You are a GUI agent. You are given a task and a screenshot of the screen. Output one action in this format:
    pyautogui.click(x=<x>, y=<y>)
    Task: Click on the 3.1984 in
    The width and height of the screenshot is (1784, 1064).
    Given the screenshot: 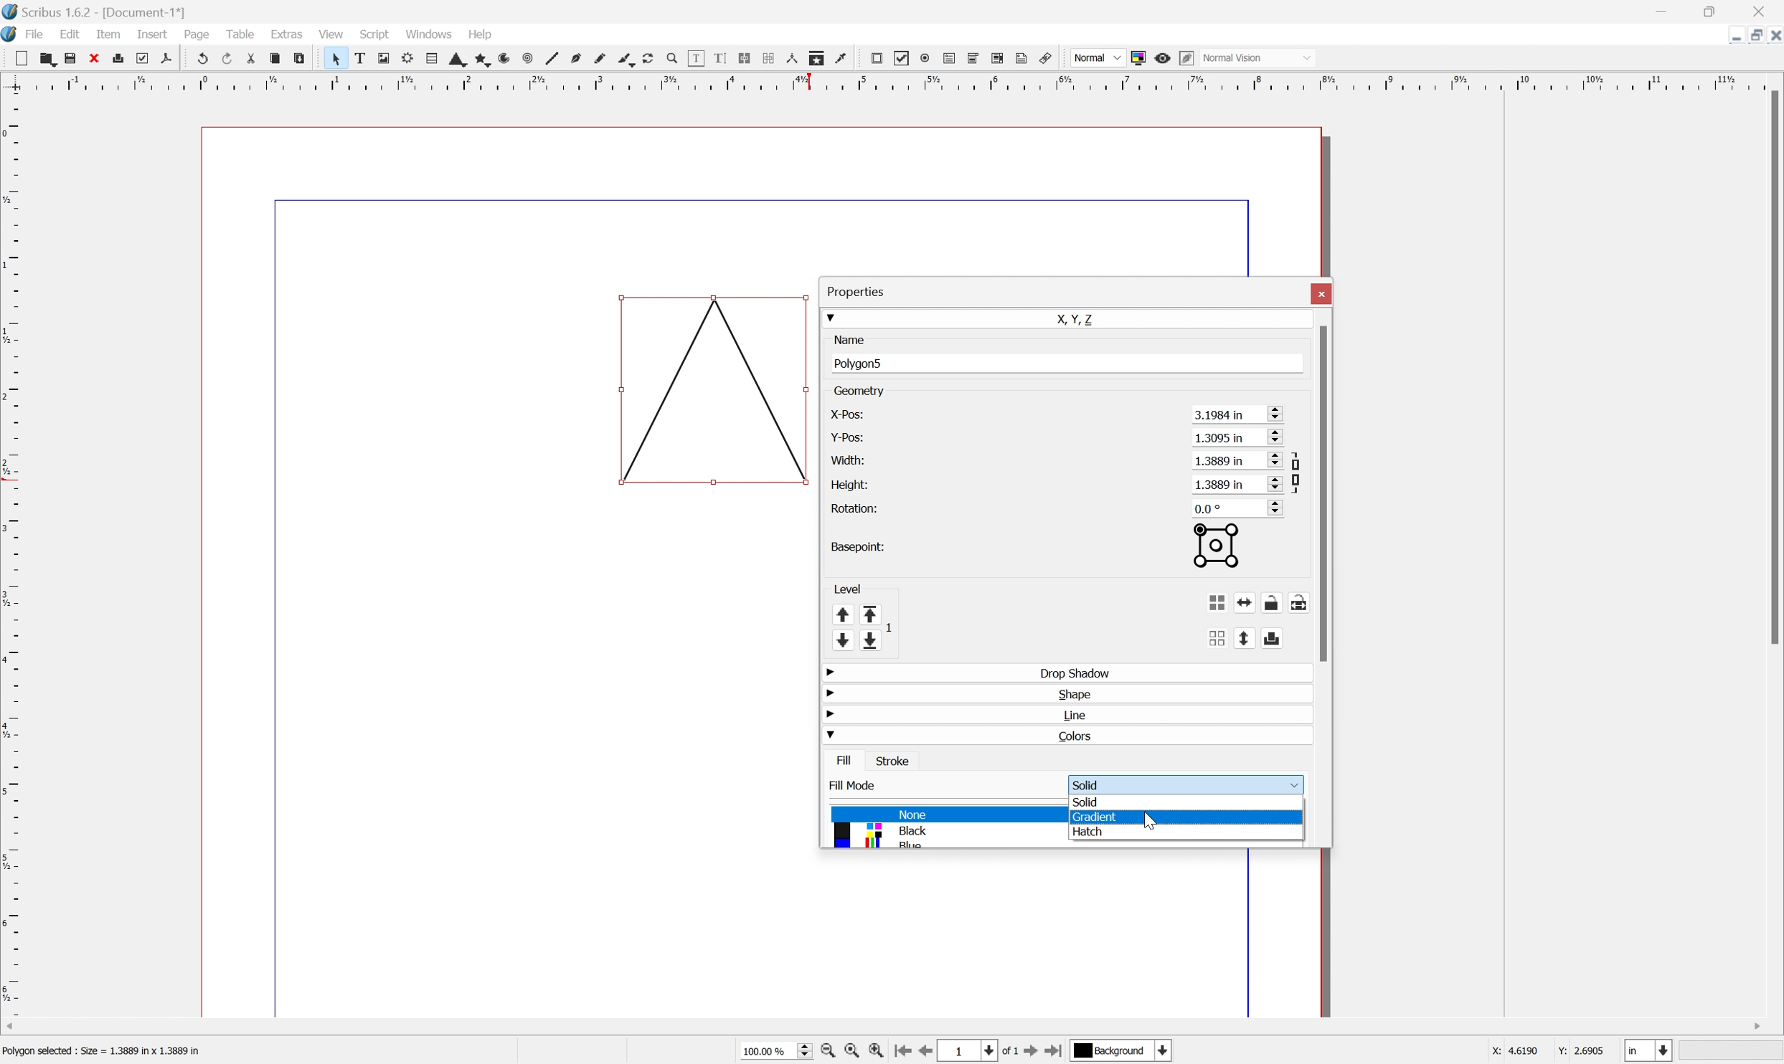 What is the action you would take?
    pyautogui.click(x=1238, y=414)
    